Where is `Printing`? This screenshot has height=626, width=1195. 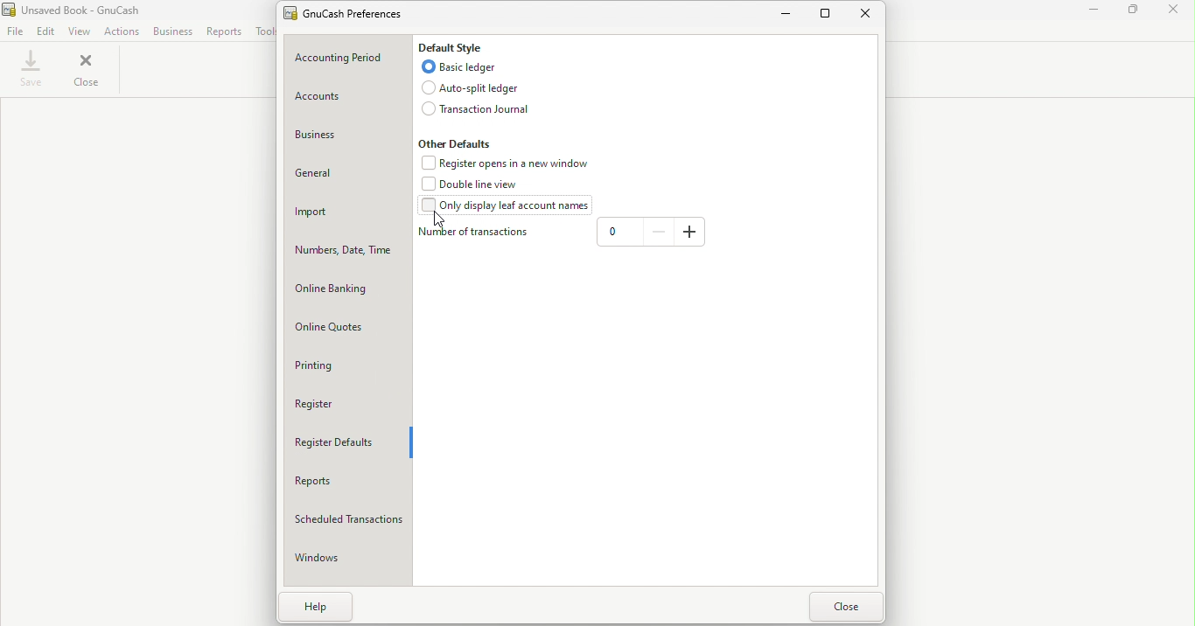 Printing is located at coordinates (346, 366).